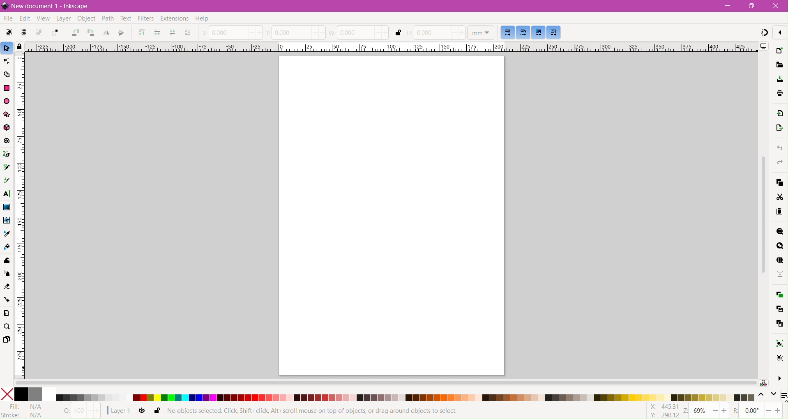  Describe the element at coordinates (776, 6) in the screenshot. I see `Close` at that location.